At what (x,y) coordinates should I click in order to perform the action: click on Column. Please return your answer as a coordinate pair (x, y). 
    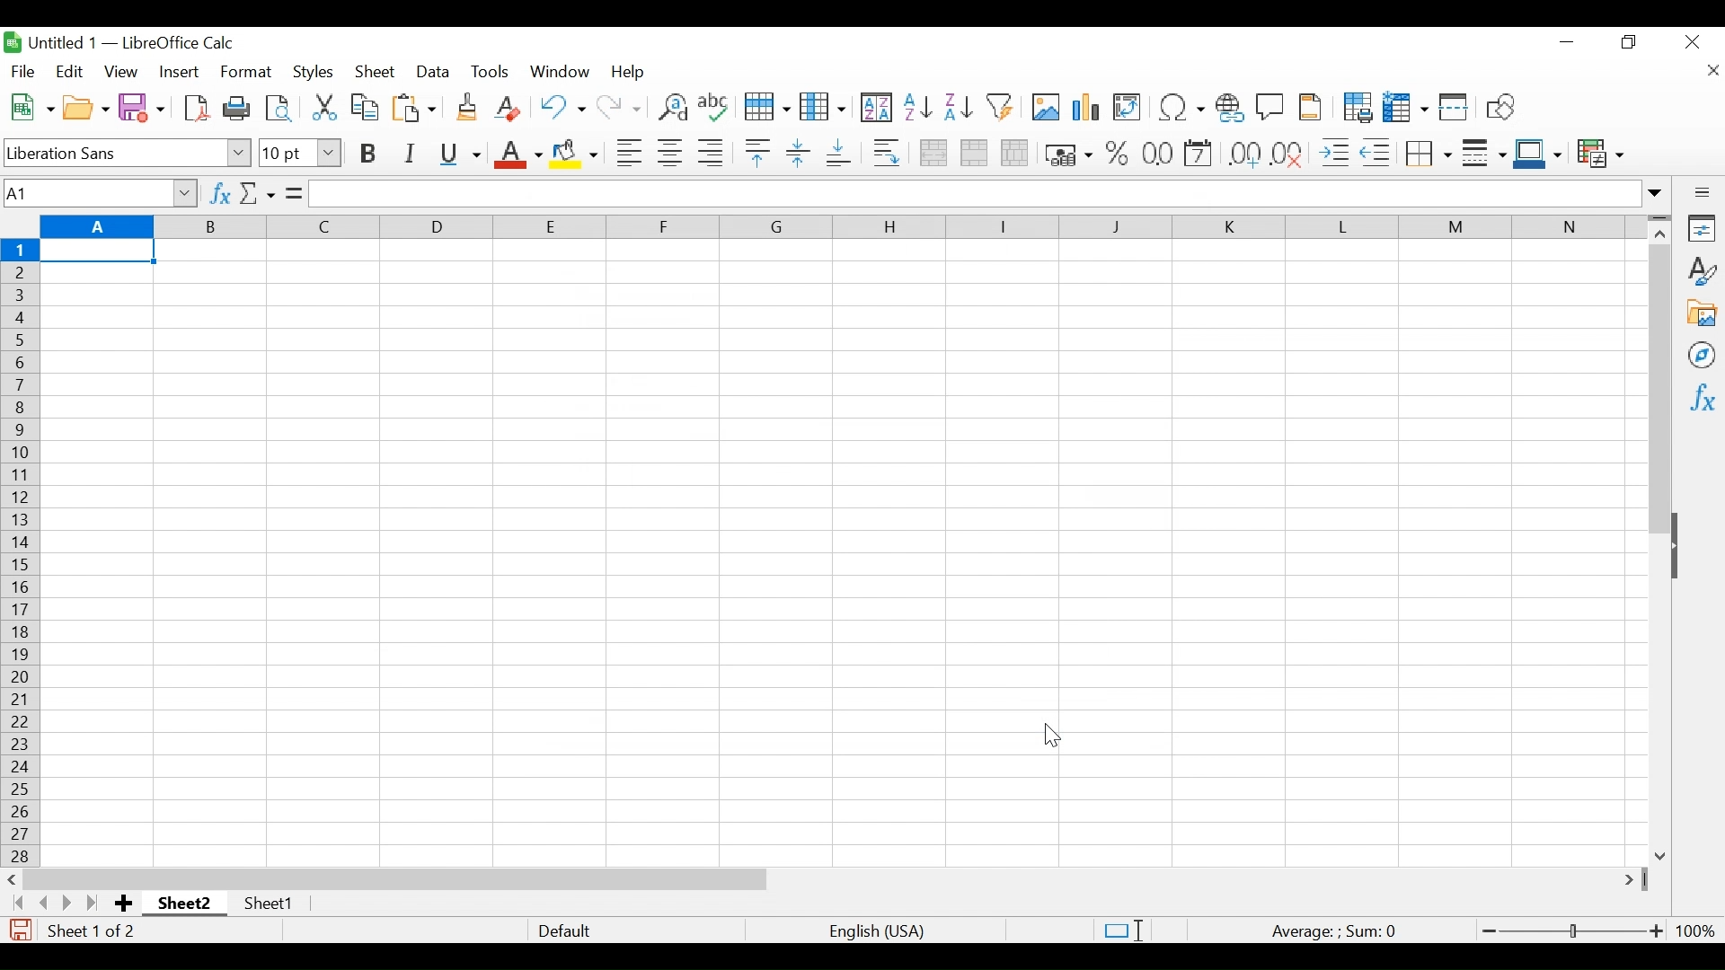
    Looking at the image, I should click on (823, 107).